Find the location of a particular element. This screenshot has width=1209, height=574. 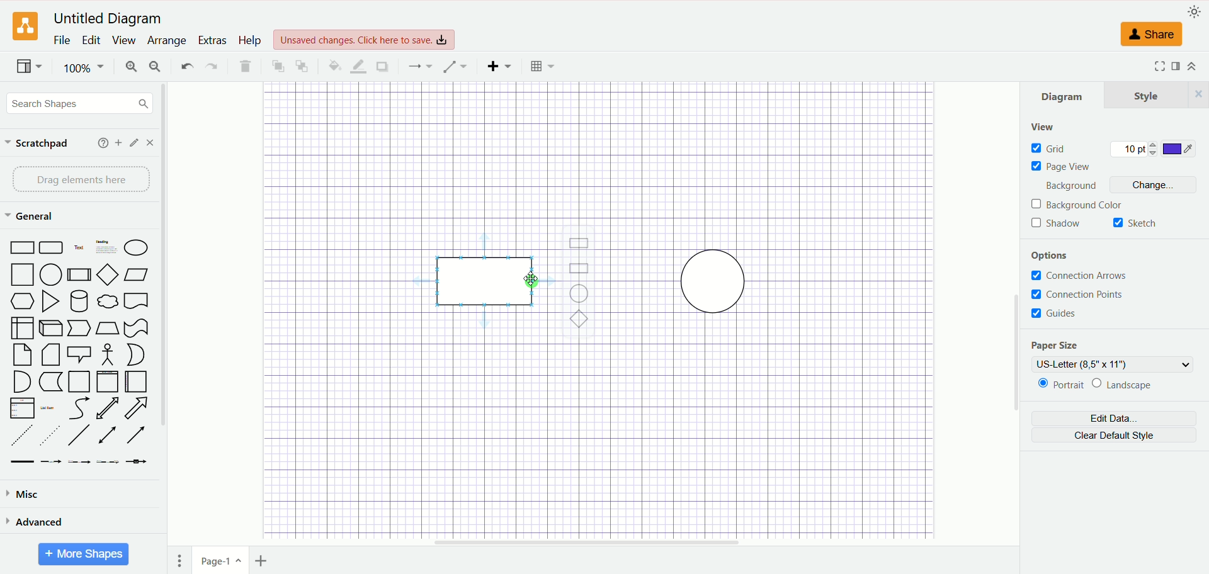

Curved Arrow is located at coordinates (81, 409).